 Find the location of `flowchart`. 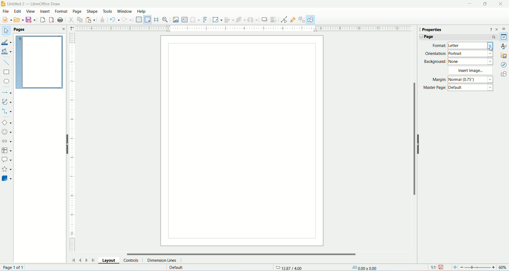

flowchart is located at coordinates (6, 151).